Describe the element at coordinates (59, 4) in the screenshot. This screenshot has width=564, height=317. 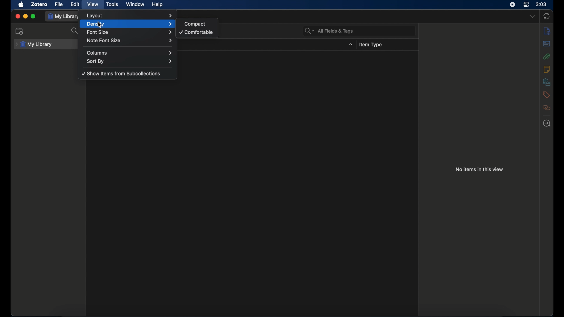
I see `file` at that location.